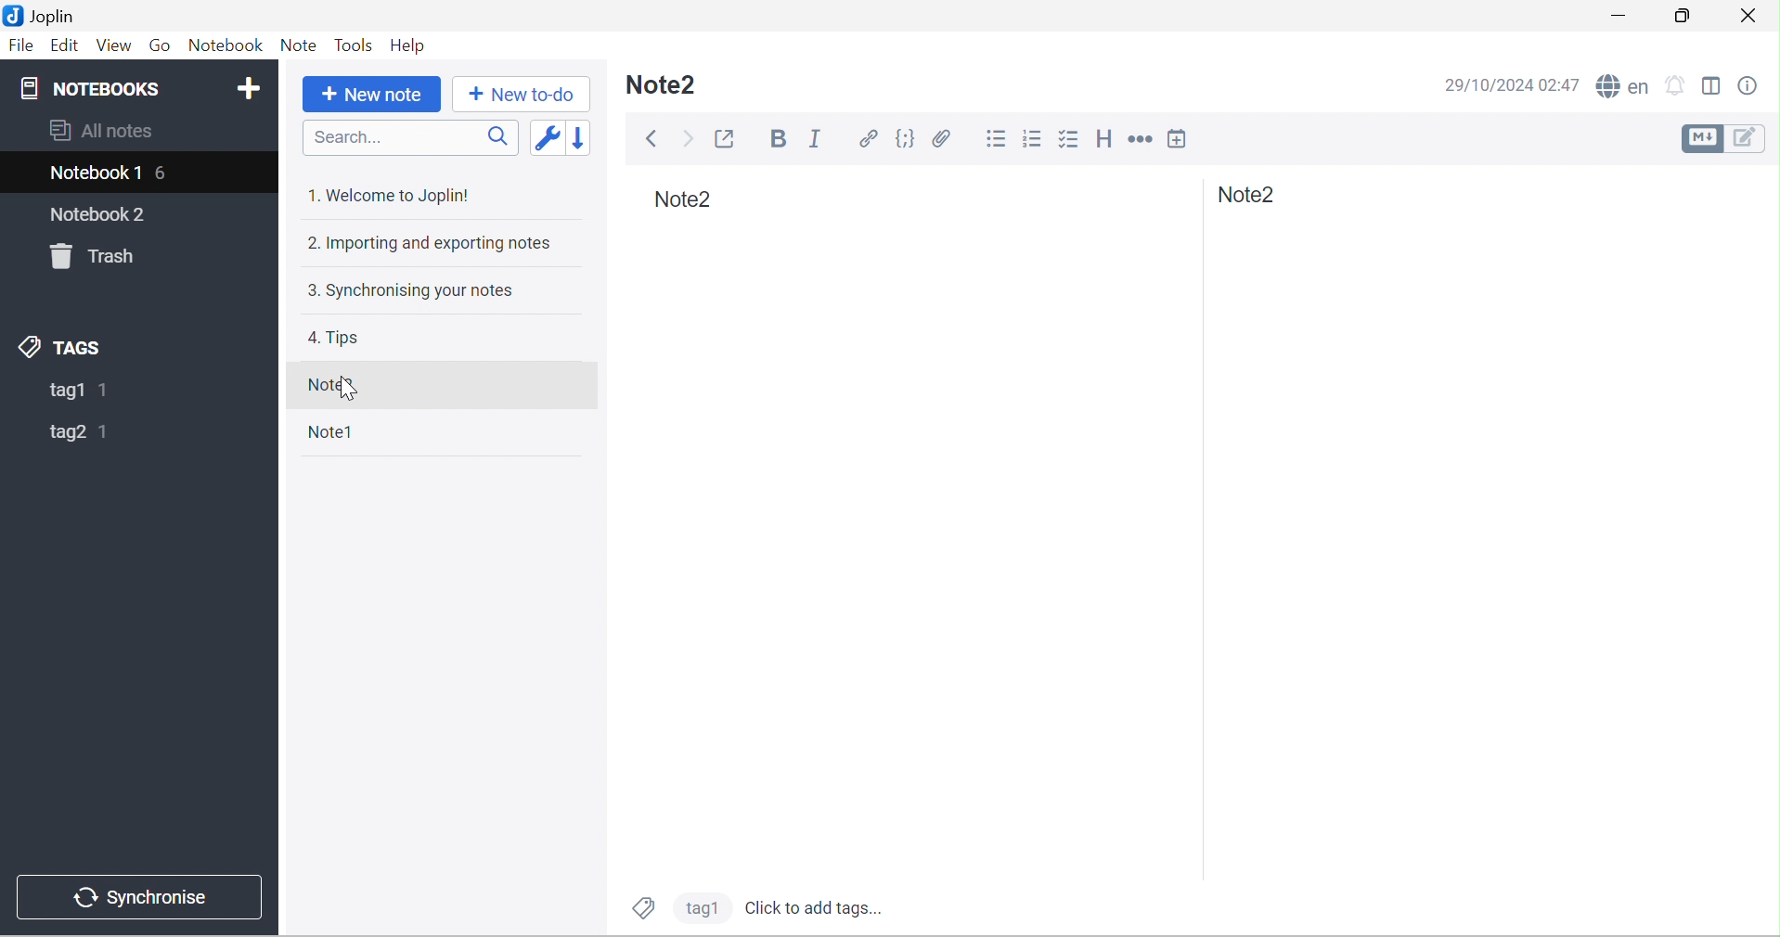 The height and width of the screenshot is (937, 1780). I want to click on Spell checker, so click(1622, 88).